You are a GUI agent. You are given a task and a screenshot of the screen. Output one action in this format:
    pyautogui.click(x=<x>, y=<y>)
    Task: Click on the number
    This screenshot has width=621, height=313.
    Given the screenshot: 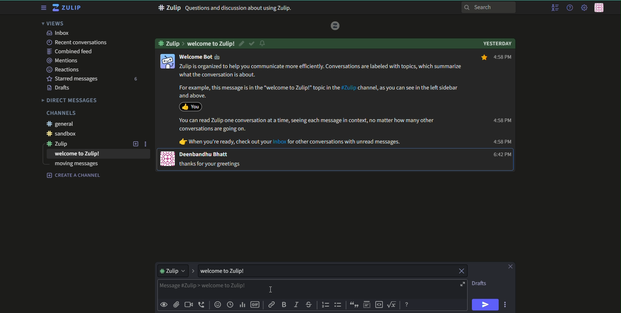 What is the action you would take?
    pyautogui.click(x=135, y=79)
    